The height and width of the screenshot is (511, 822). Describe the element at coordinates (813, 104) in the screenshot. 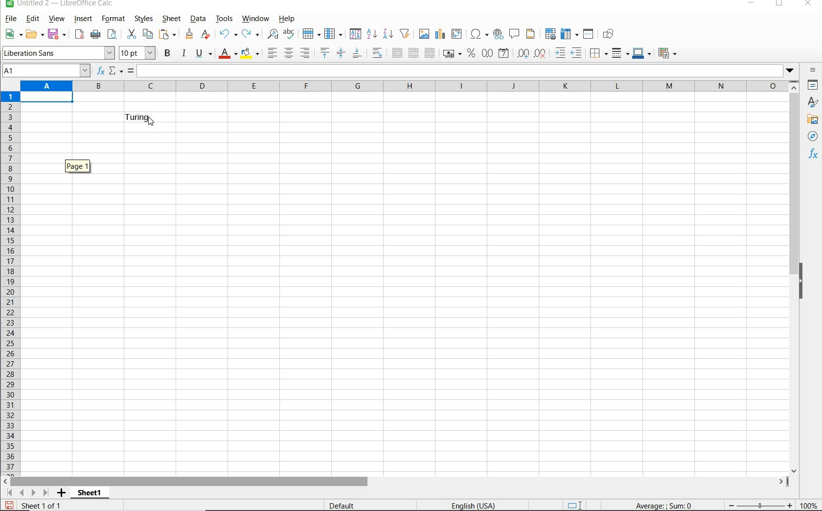

I see `STYLES` at that location.